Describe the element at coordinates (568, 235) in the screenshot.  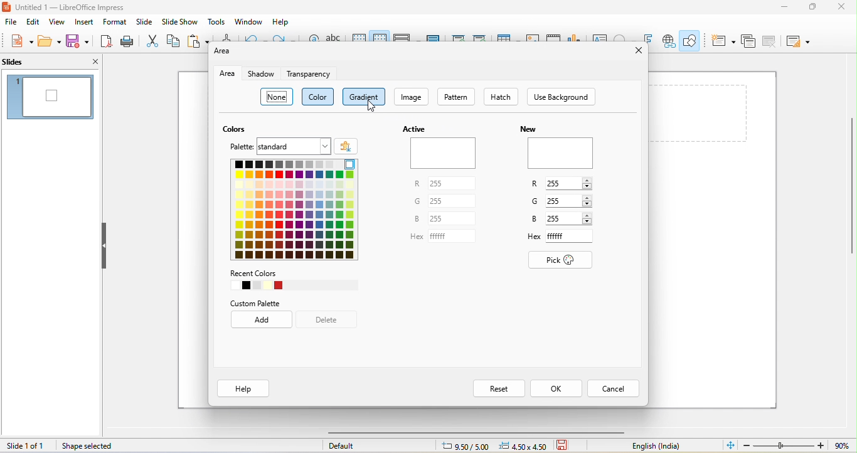
I see `hex input` at that location.